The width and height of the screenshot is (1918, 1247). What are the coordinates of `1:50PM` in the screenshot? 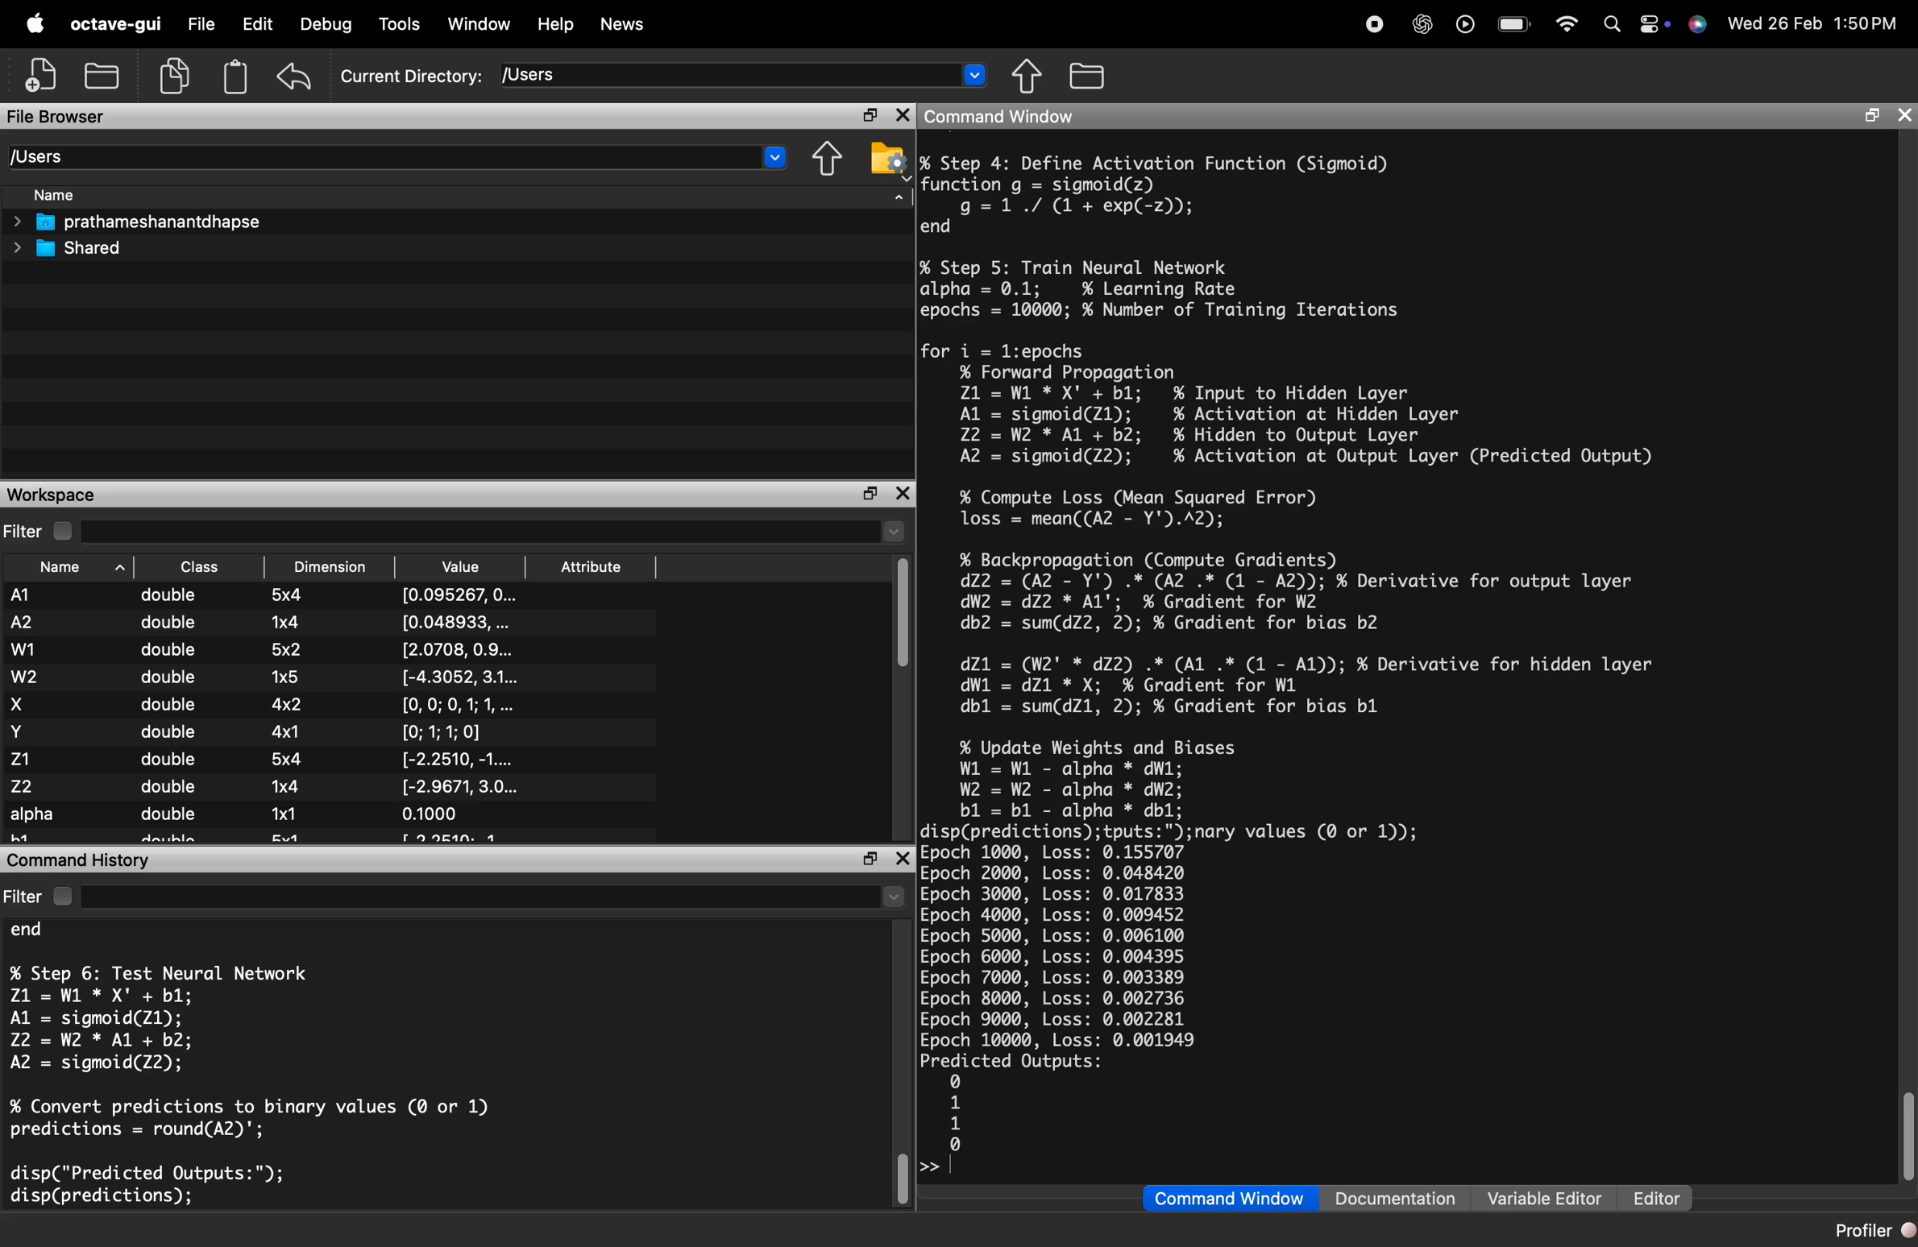 It's located at (1866, 23).